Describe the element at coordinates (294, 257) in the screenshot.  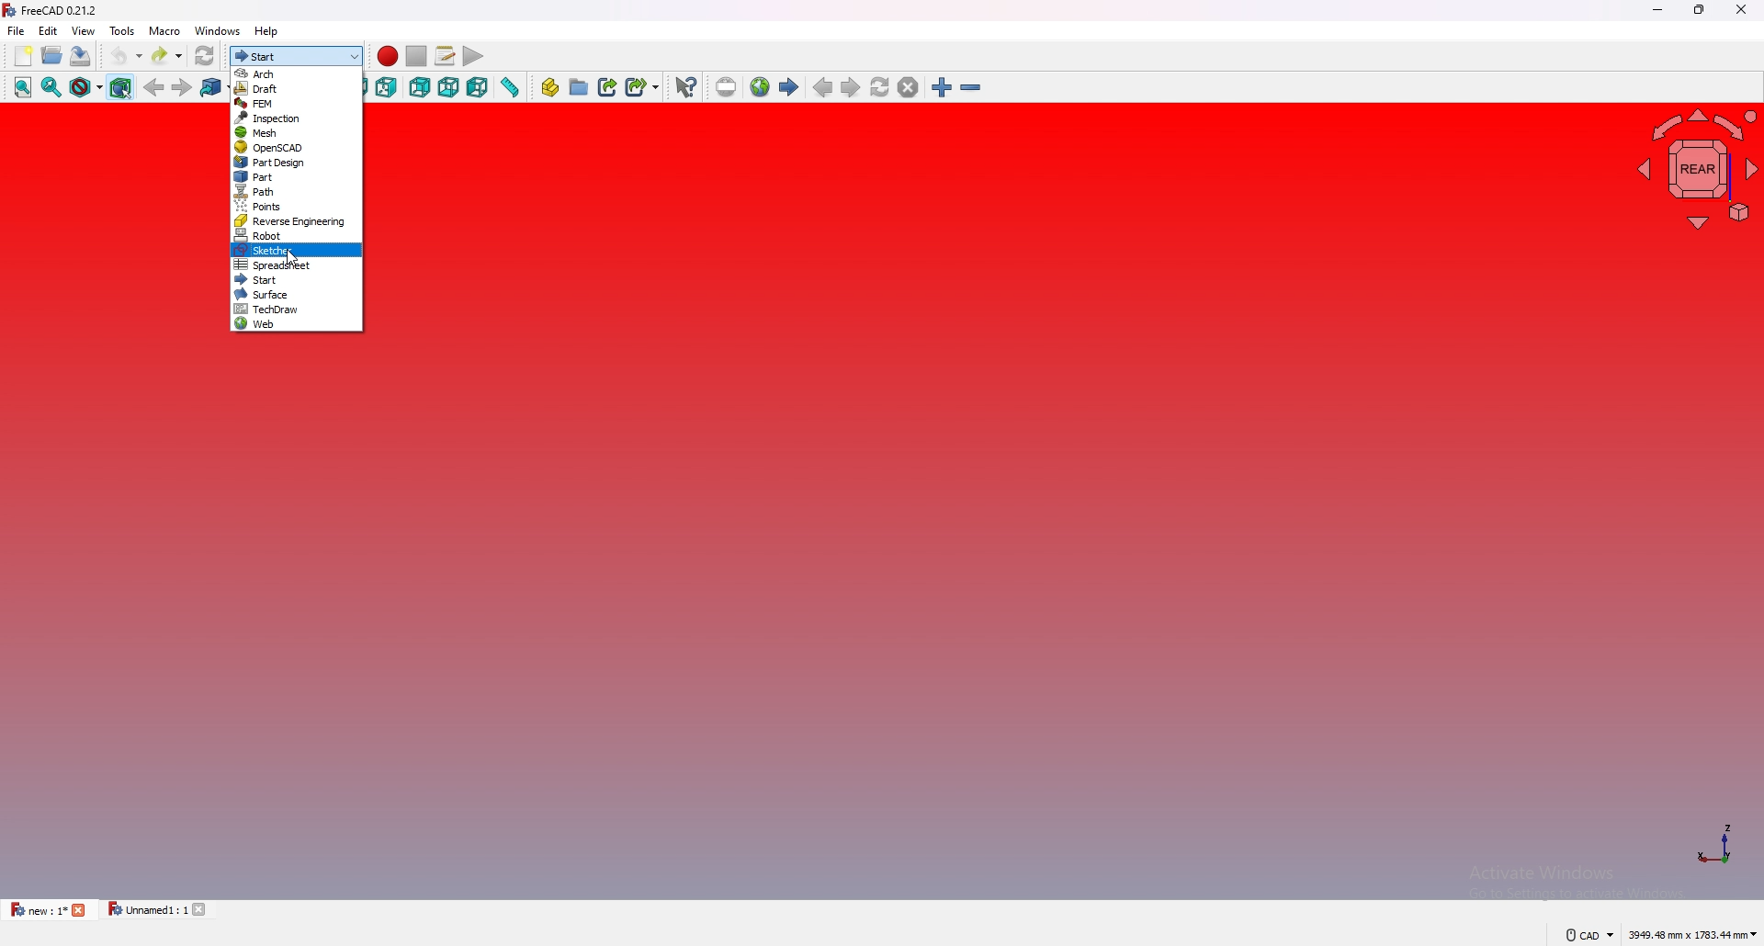
I see `cursor` at that location.